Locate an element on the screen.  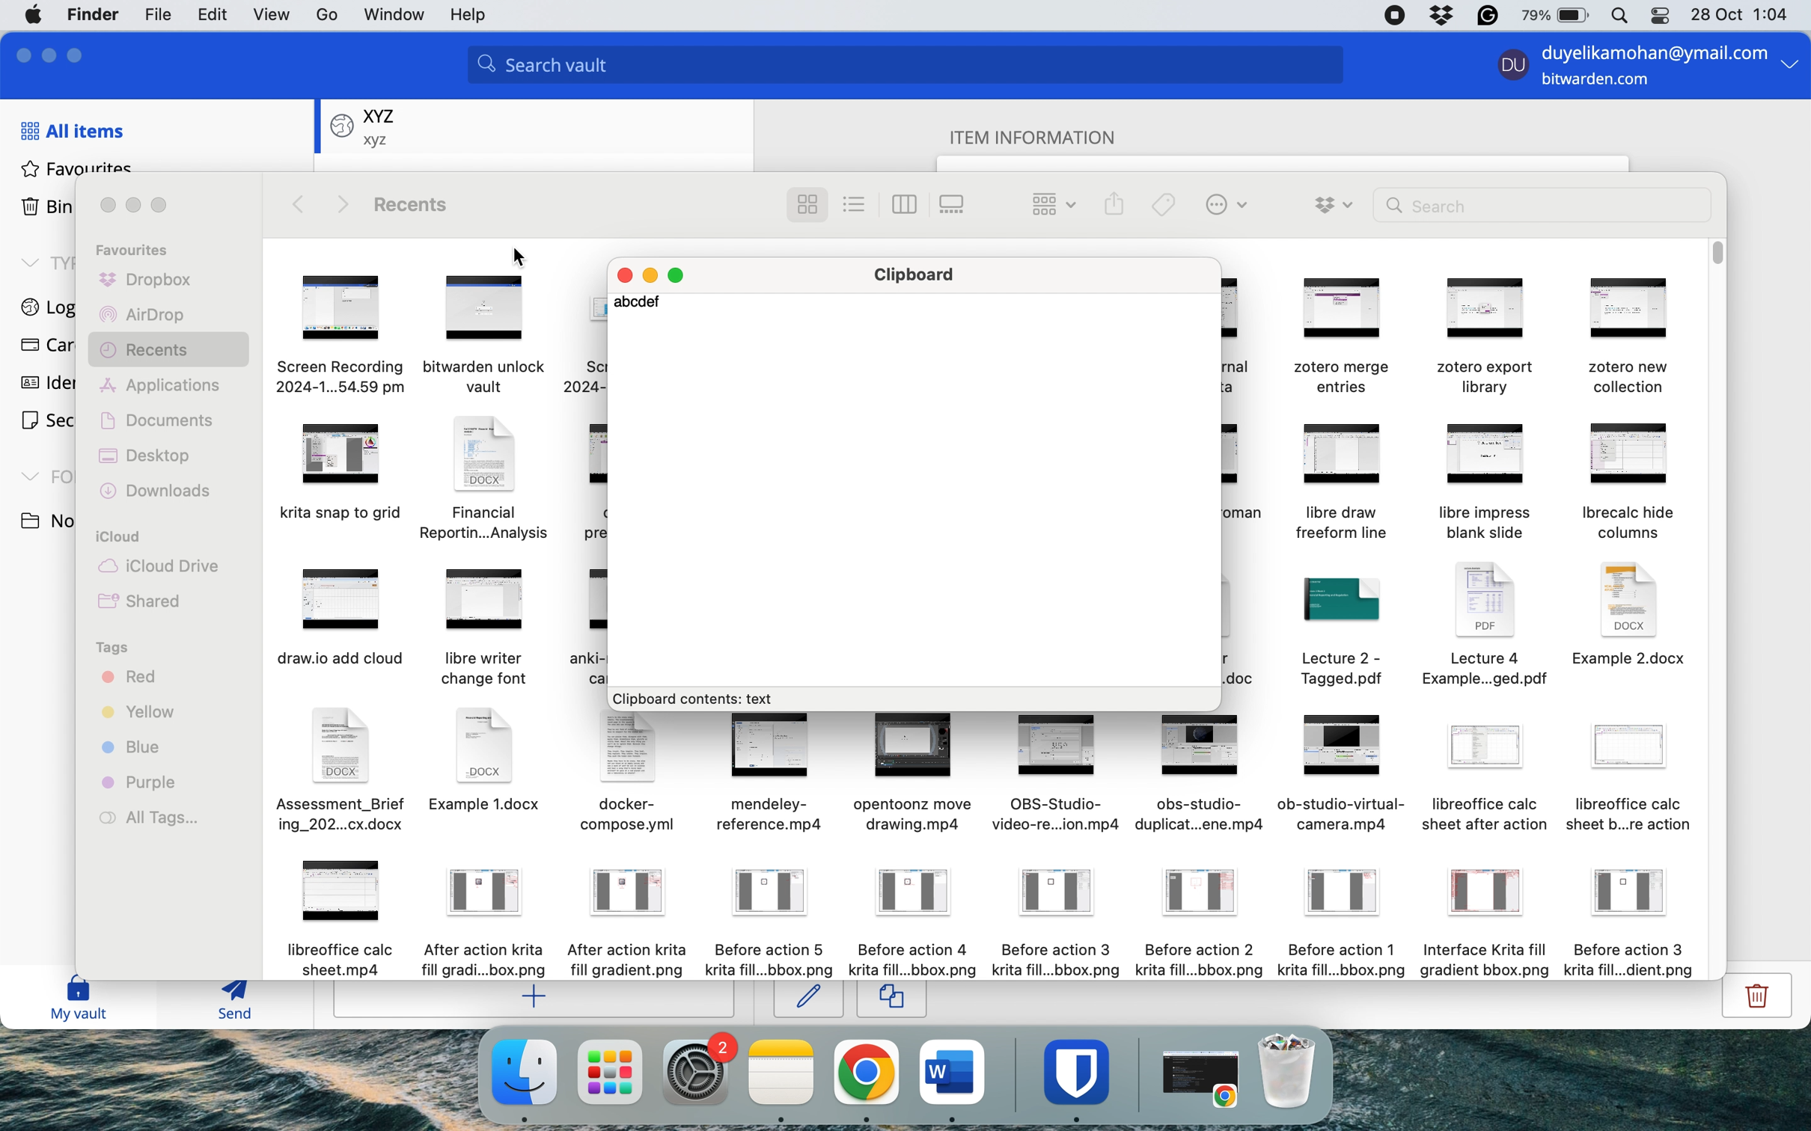
minimise is located at coordinates (52, 52).